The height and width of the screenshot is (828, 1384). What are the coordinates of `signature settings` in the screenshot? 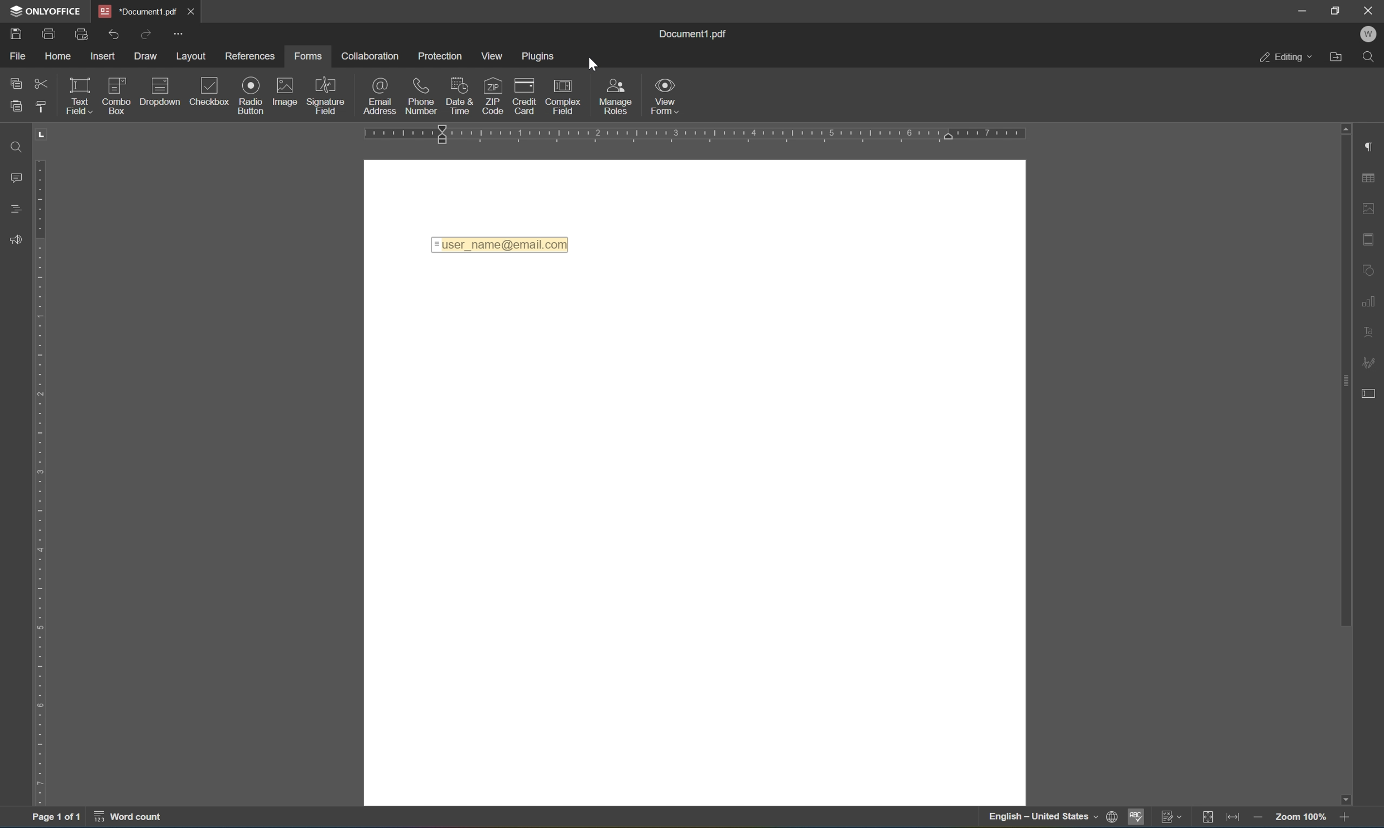 It's located at (1373, 365).